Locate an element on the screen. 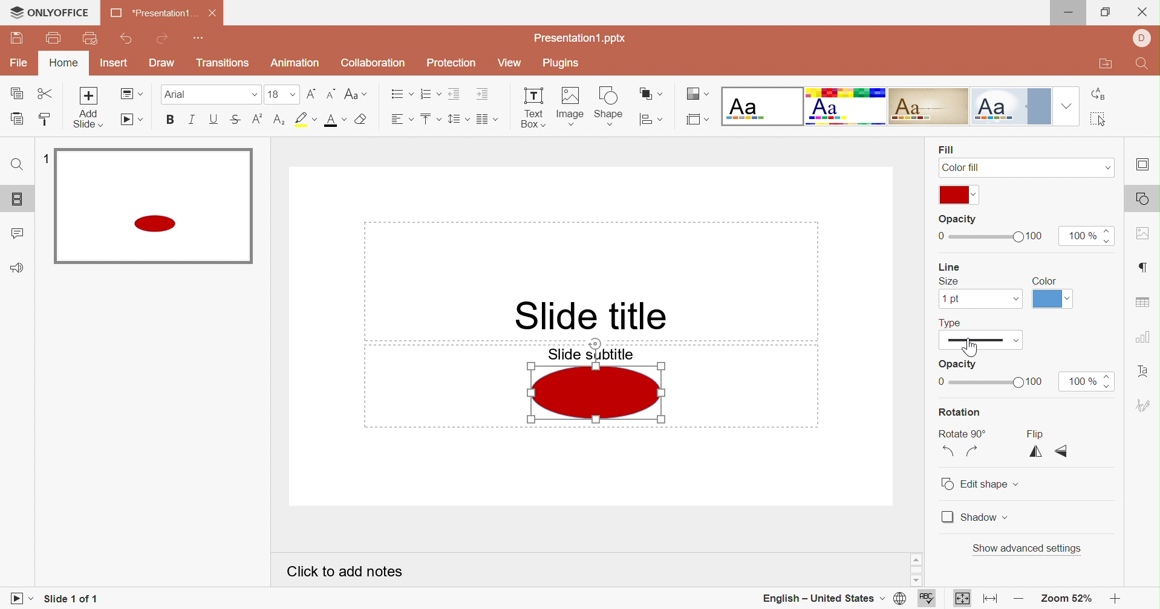 The width and height of the screenshot is (1160, 609). Zoom 52% is located at coordinates (1067, 599).